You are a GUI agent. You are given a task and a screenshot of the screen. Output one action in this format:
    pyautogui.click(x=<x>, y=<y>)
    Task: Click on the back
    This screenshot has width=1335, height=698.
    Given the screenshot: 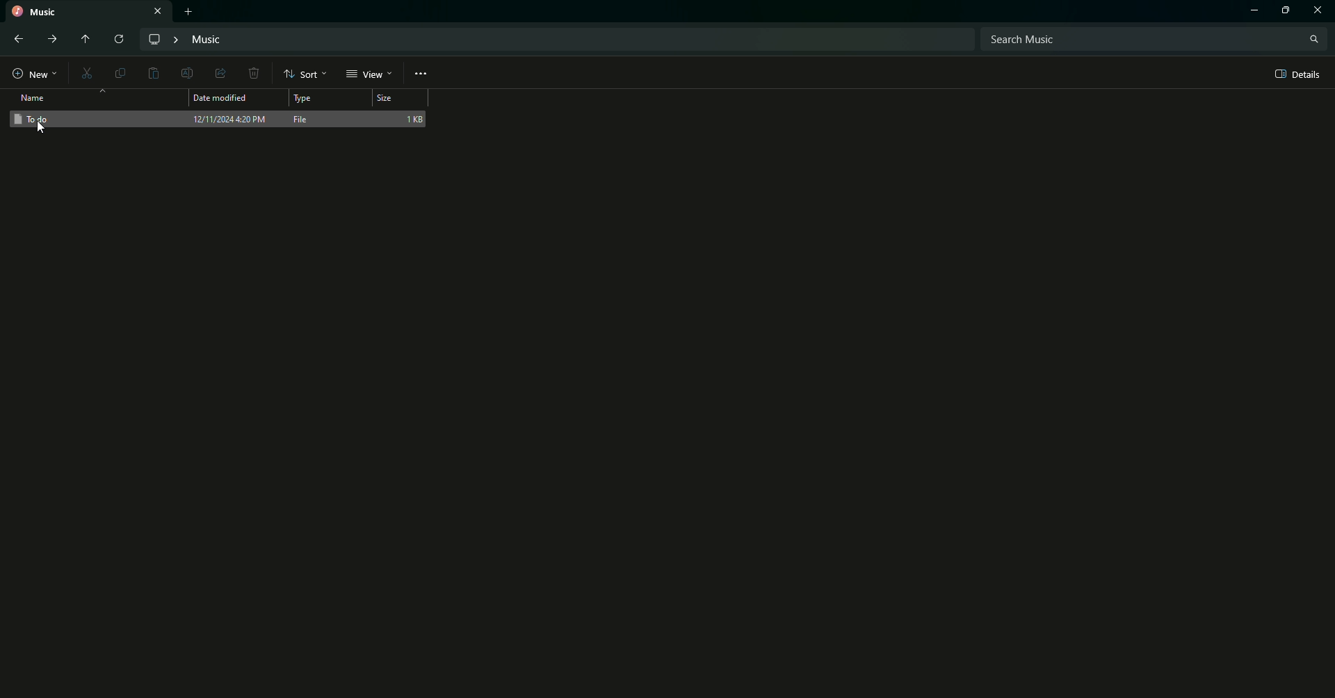 What is the action you would take?
    pyautogui.click(x=19, y=40)
    